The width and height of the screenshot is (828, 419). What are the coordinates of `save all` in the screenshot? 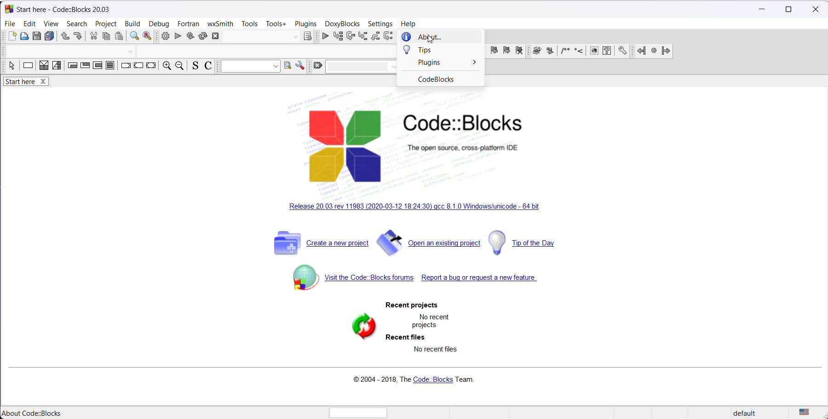 It's located at (49, 38).